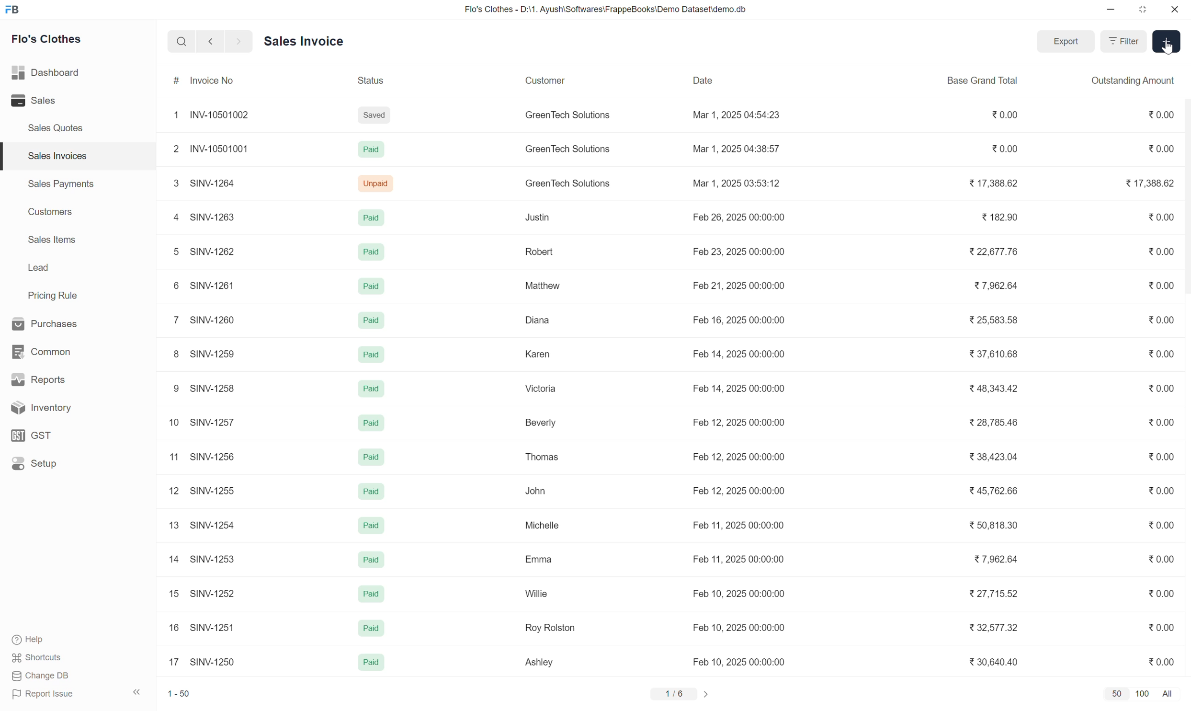  I want to click on ₹30,640.40, so click(990, 664).